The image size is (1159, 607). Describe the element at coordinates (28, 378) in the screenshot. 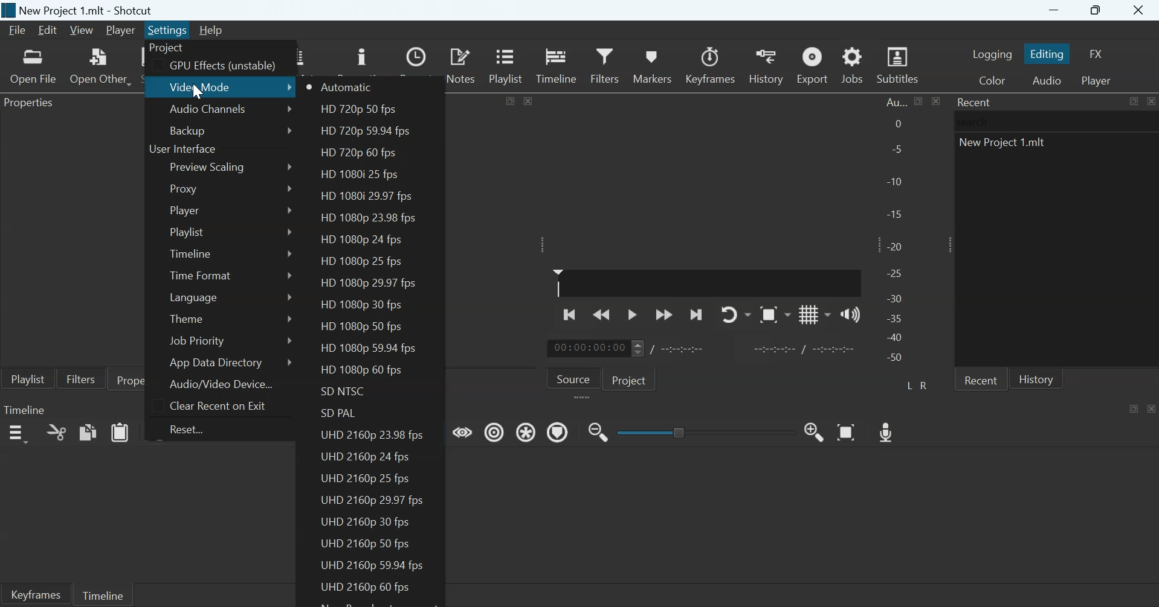

I see `Playlist` at that location.